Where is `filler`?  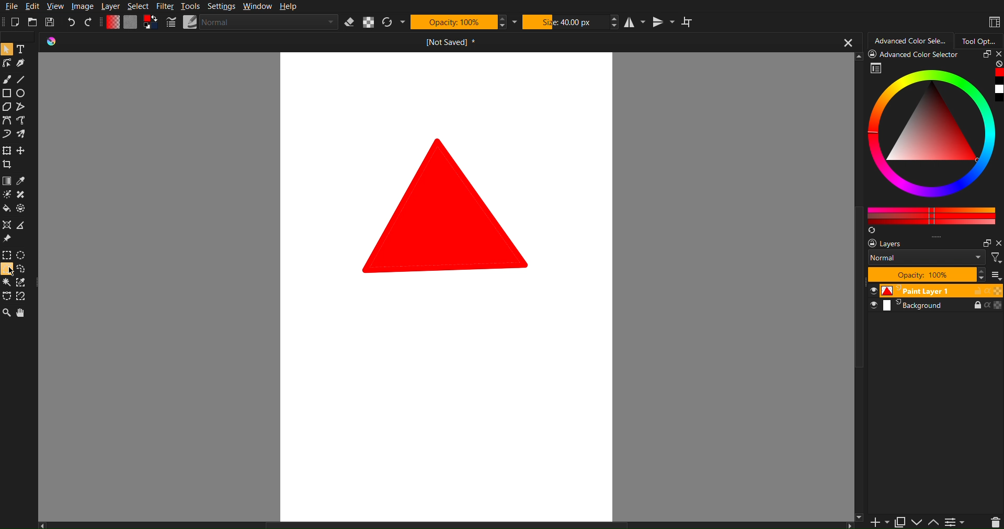 filler is located at coordinates (6, 210).